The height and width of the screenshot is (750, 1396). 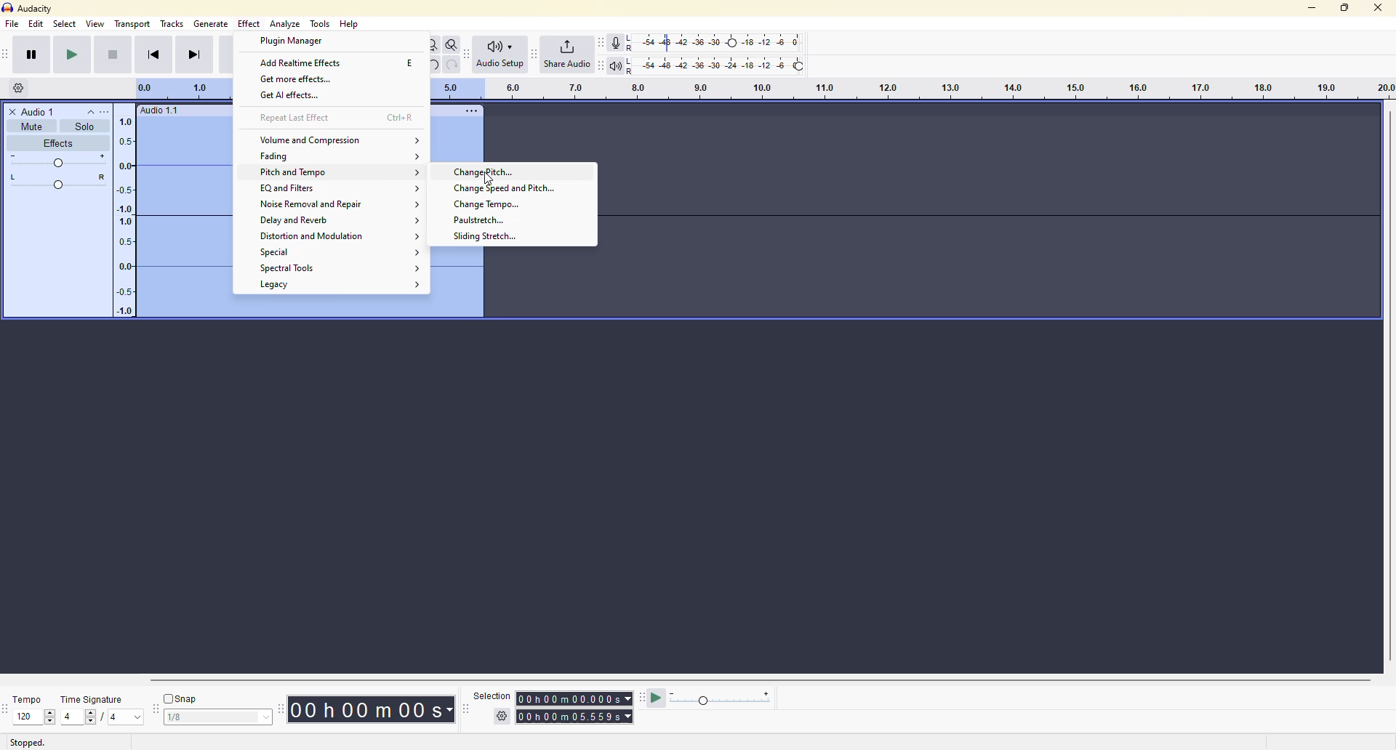 I want to click on share audio, so click(x=567, y=54).